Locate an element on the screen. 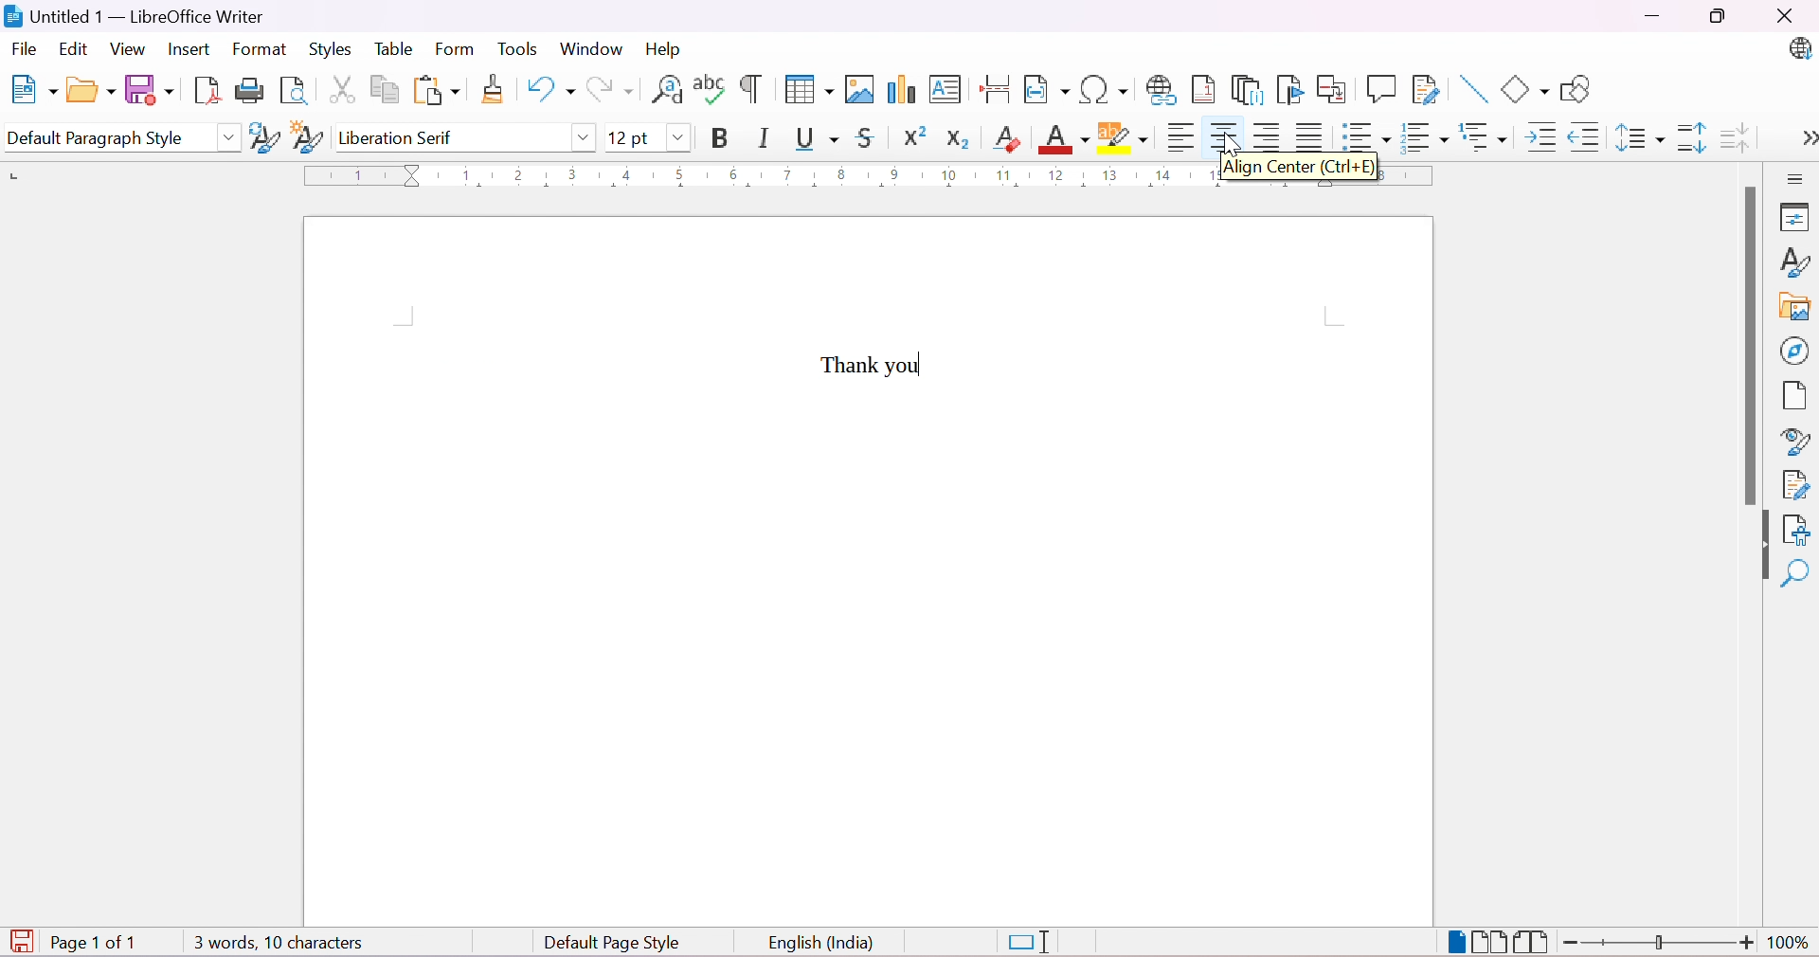 The image size is (1819, 957). Check Spelling is located at coordinates (709, 90).